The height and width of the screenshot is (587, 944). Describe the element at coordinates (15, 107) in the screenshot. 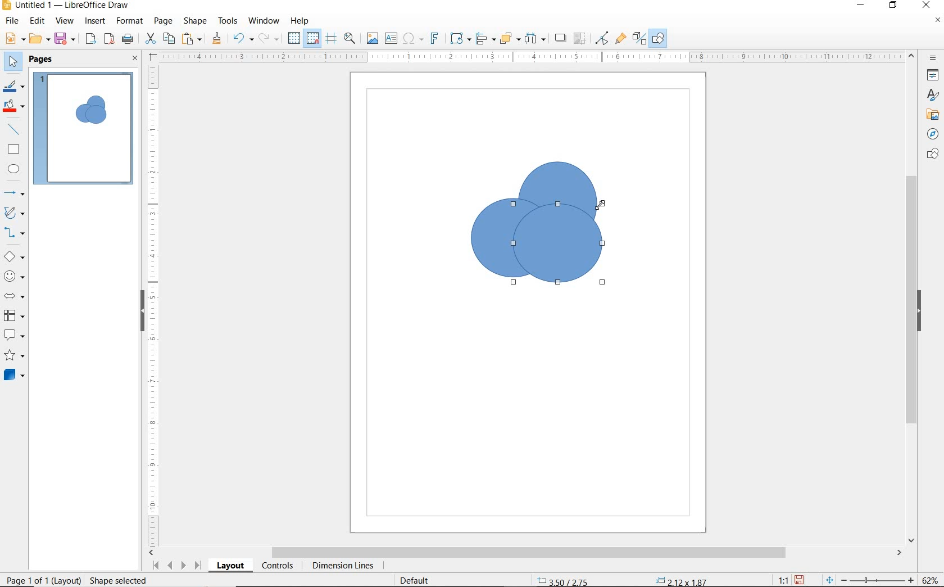

I see `FILL COLOR` at that location.